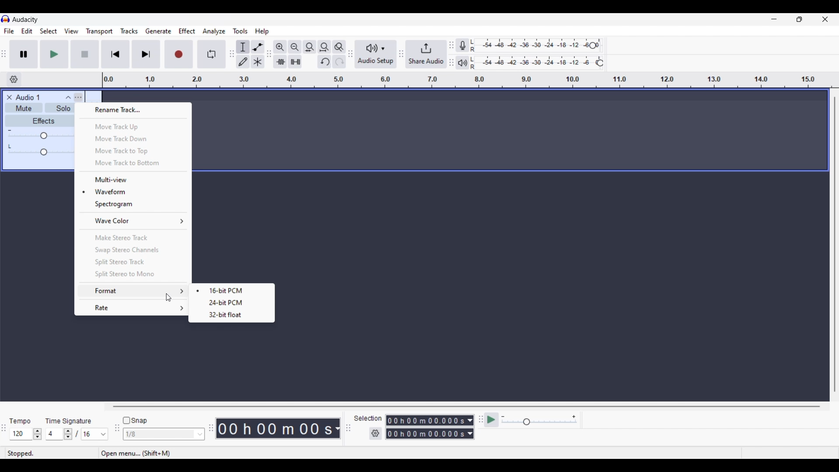 Image resolution: width=839 pixels, height=472 pixels. I want to click on Trim audio outside selection, so click(280, 61).